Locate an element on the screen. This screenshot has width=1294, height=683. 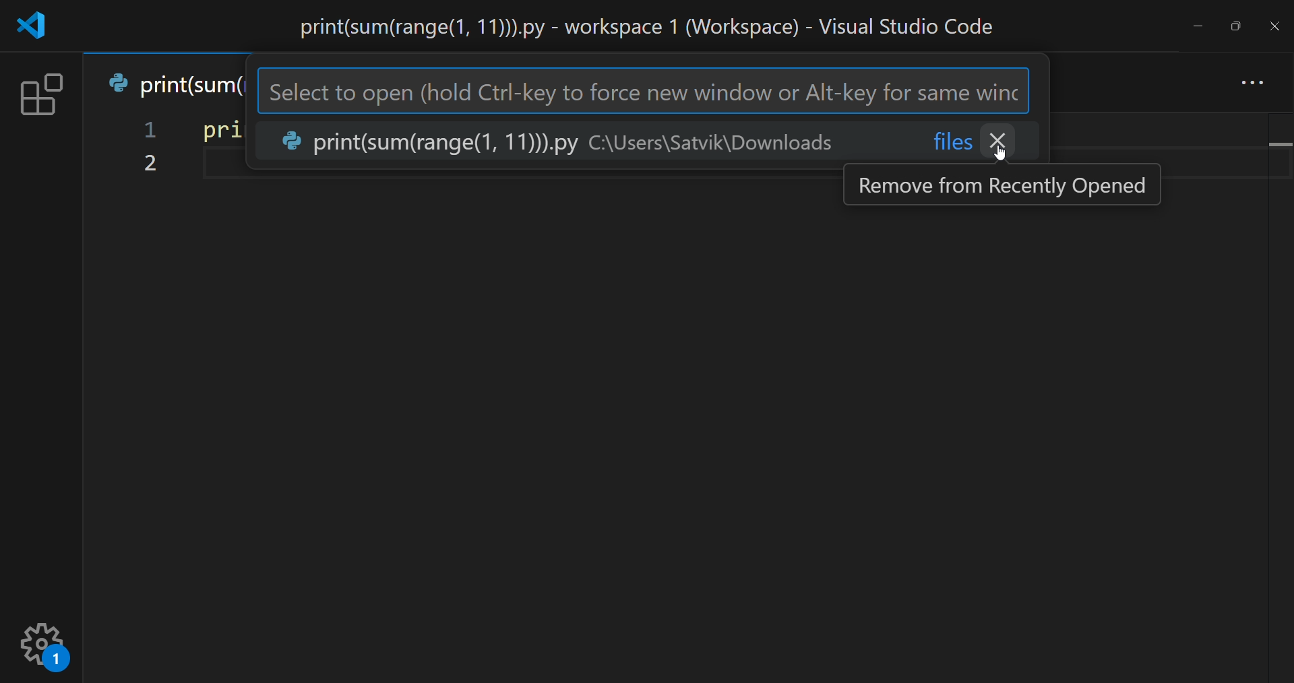
maximize is located at coordinates (1237, 24).